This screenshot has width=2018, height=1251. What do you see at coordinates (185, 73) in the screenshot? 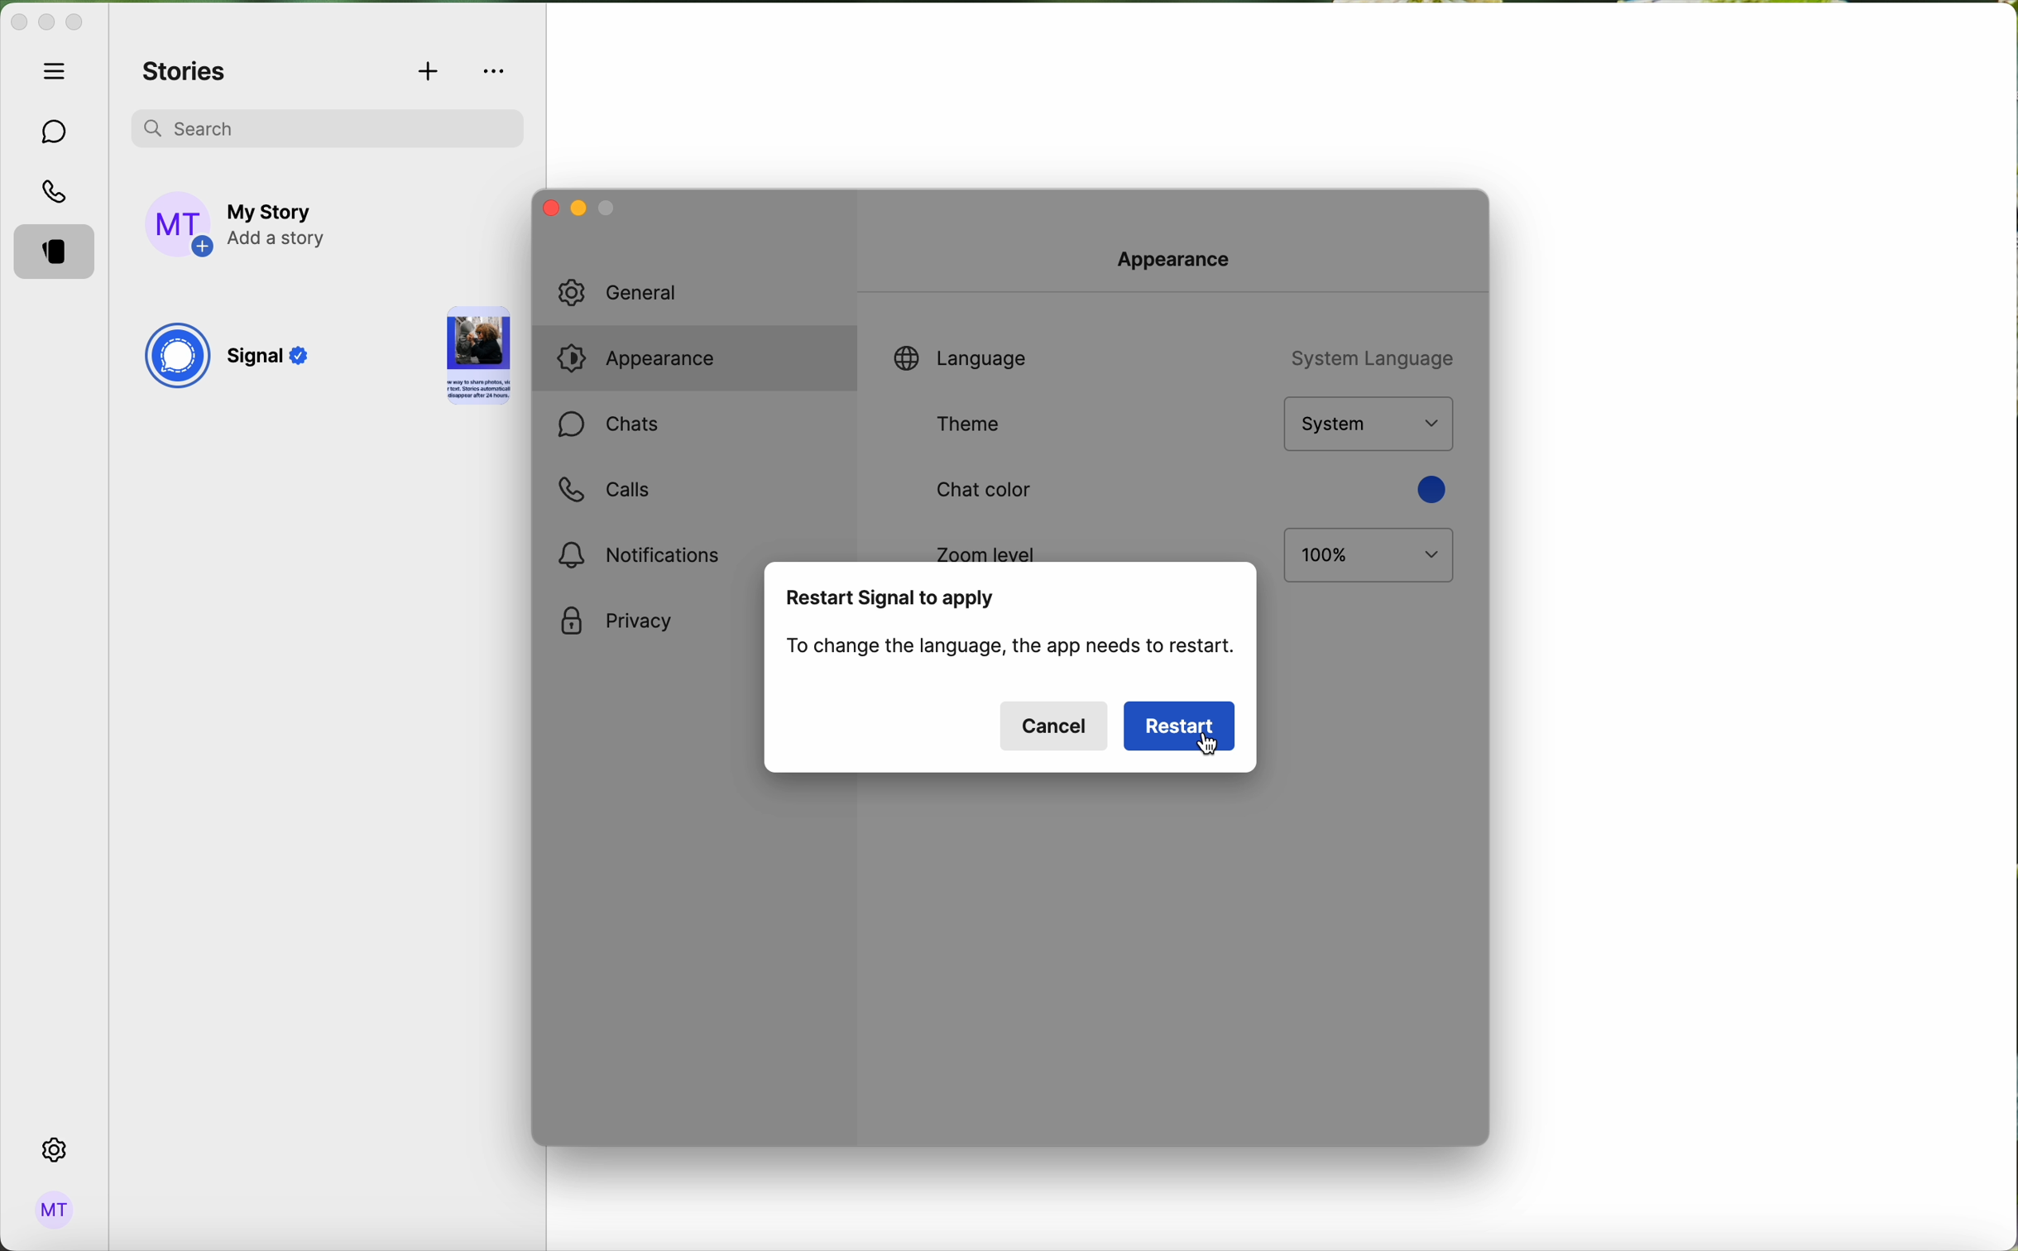
I see `stories` at bounding box center [185, 73].